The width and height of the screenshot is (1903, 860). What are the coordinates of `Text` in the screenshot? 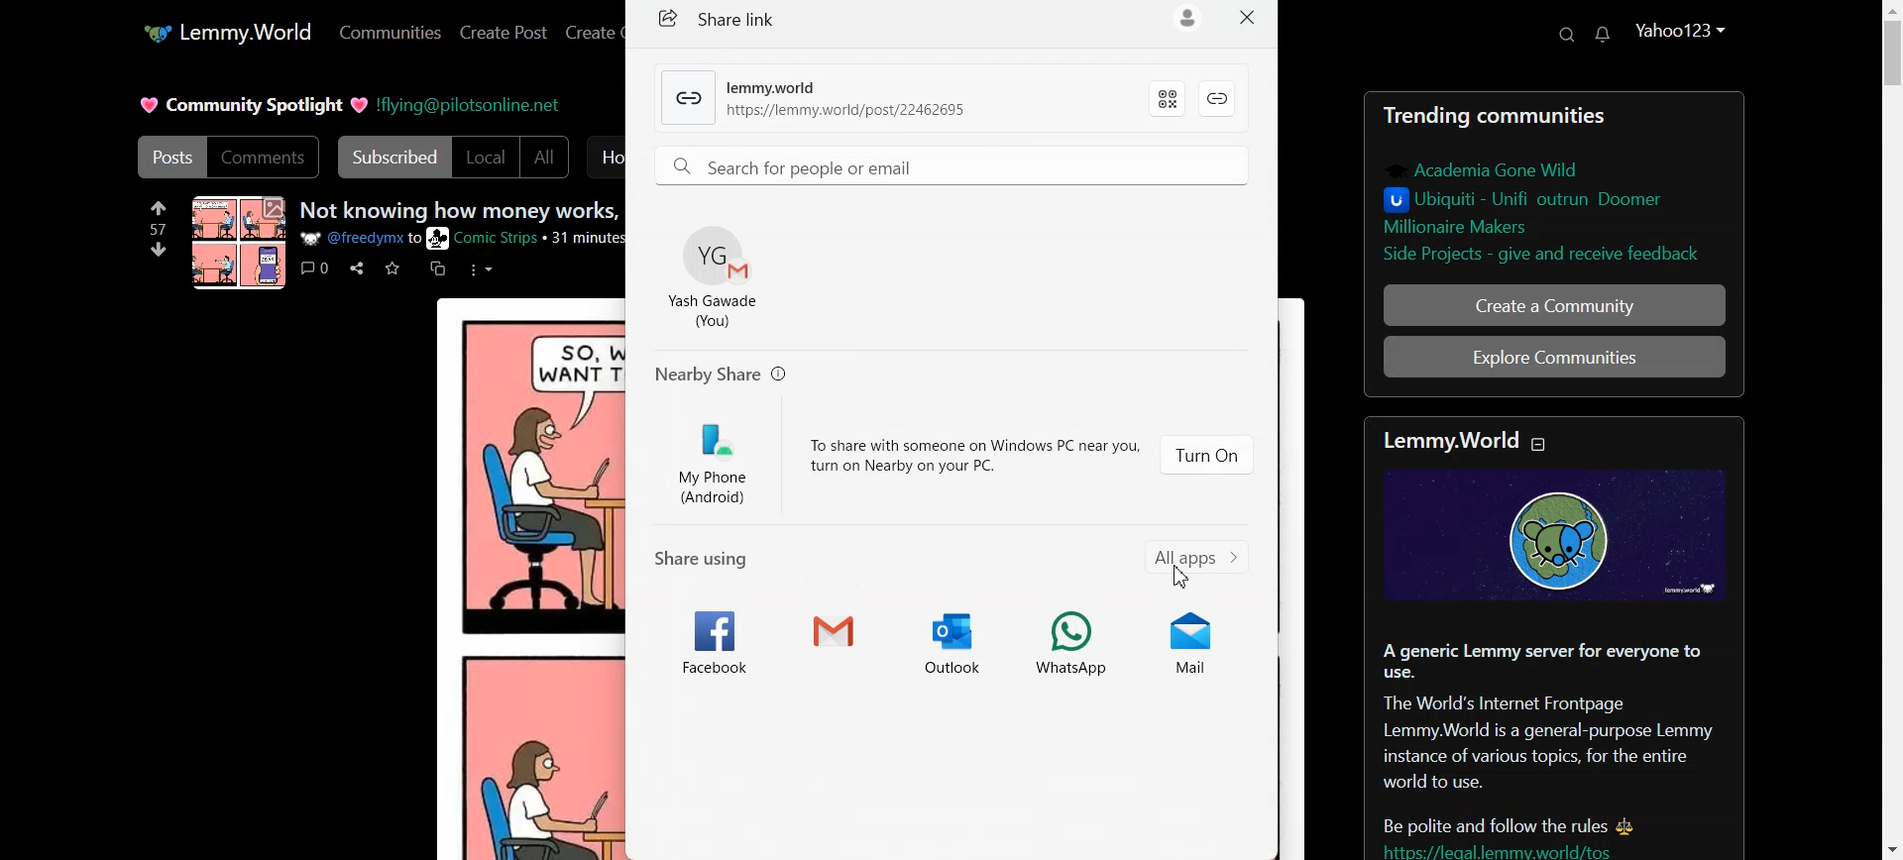 It's located at (732, 18).